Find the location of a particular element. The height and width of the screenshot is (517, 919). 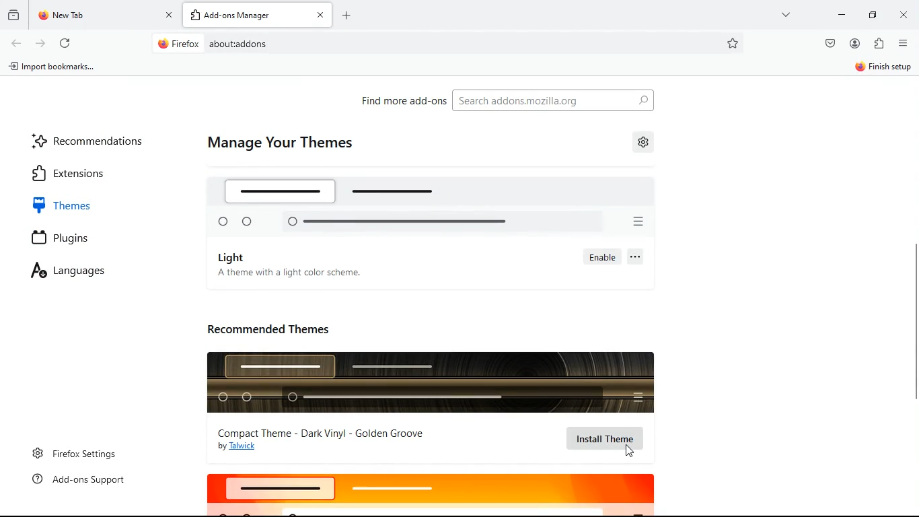

by Talwick is located at coordinates (242, 447).